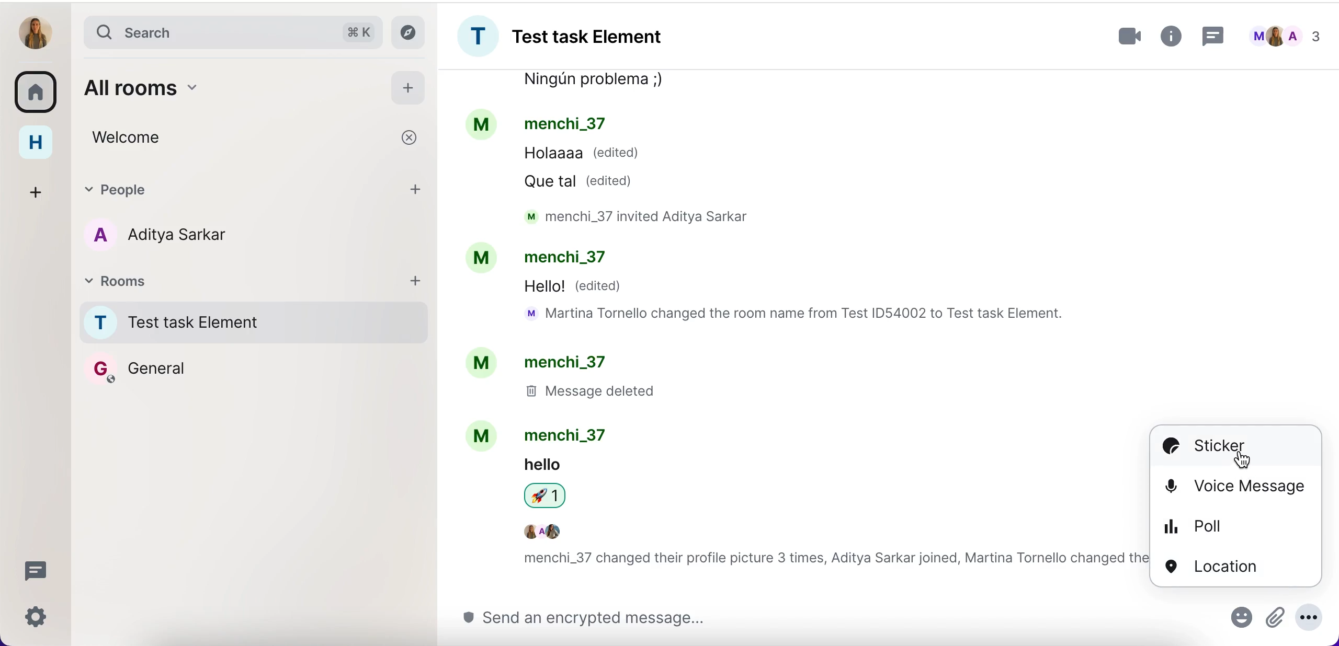 This screenshot has height=646, width=1339. I want to click on user, so click(37, 31).